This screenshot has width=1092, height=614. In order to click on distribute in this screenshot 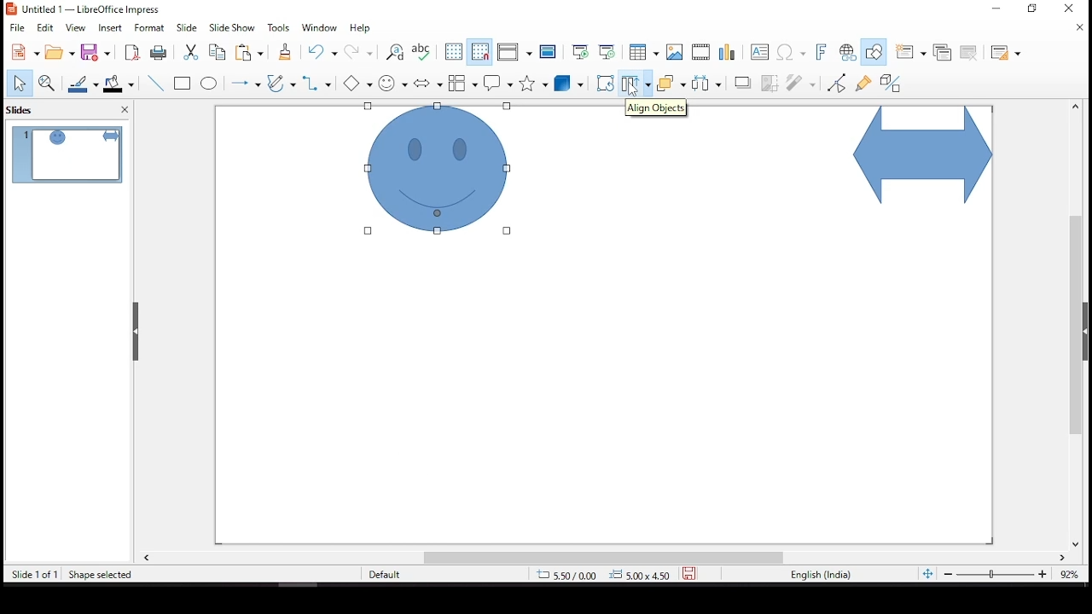, I will do `click(703, 82)`.